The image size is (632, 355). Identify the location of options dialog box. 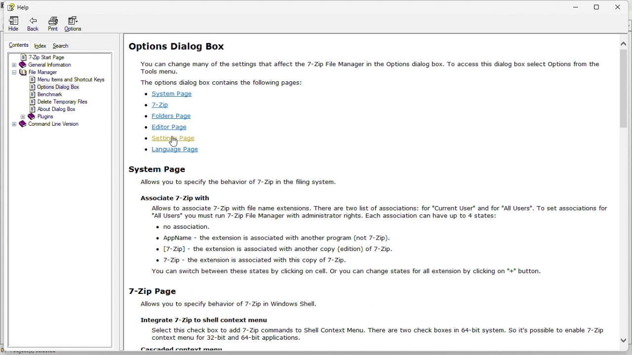
(55, 87).